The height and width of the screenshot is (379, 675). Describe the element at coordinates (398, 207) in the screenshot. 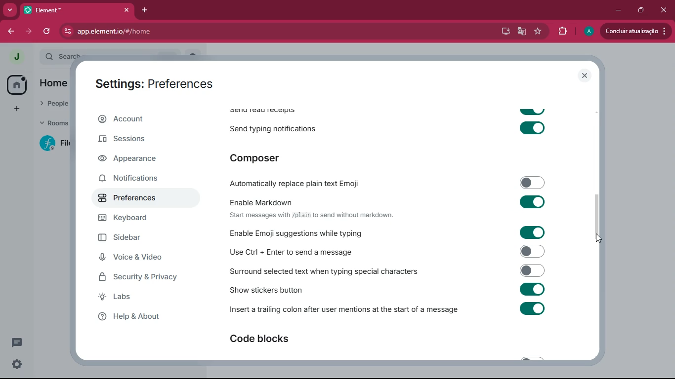

I see `enable markdown` at that location.